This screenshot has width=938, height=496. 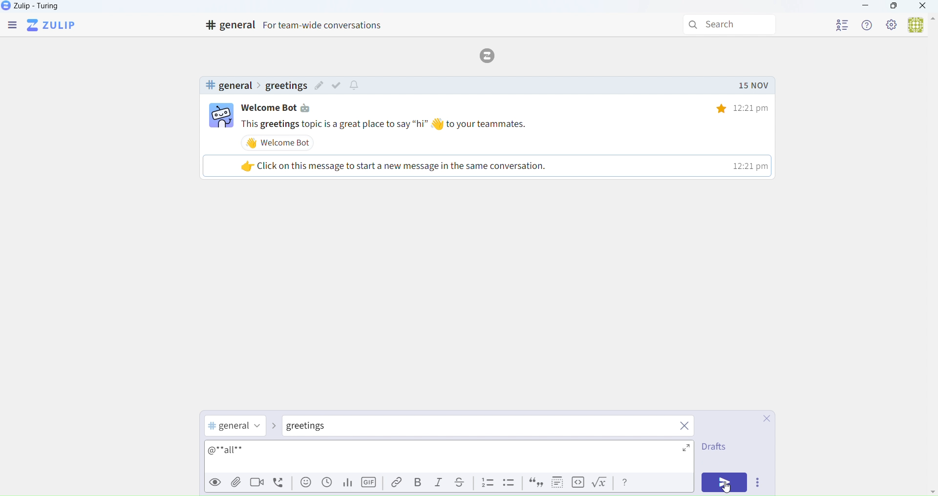 I want to click on Options, so click(x=760, y=484).